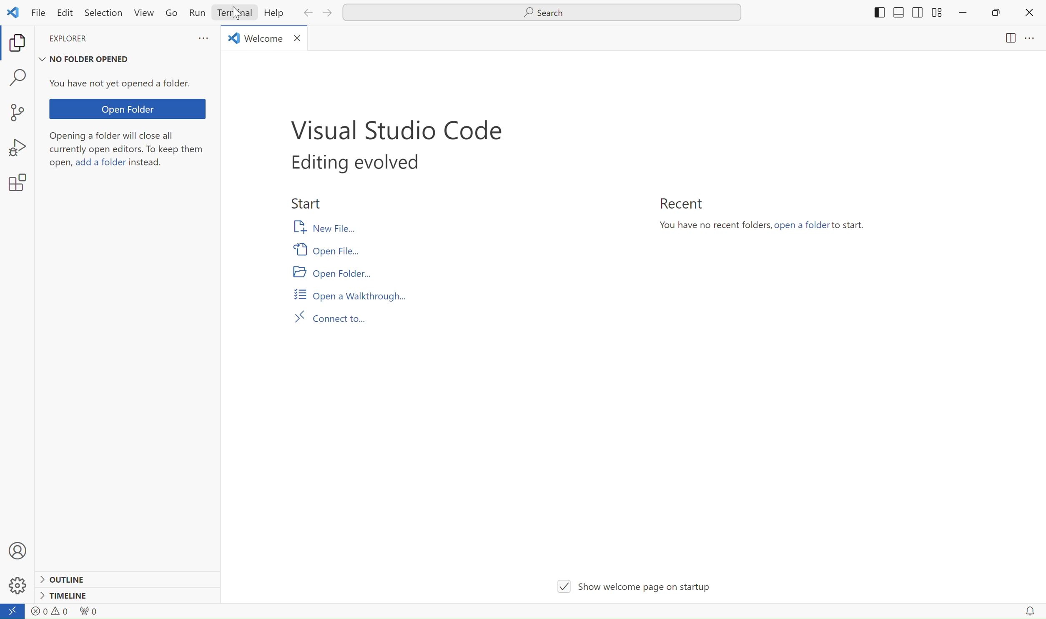 This screenshot has height=619, width=1046. What do you see at coordinates (125, 84) in the screenshot?
I see `You have not yet opened a folder` at bounding box center [125, 84].